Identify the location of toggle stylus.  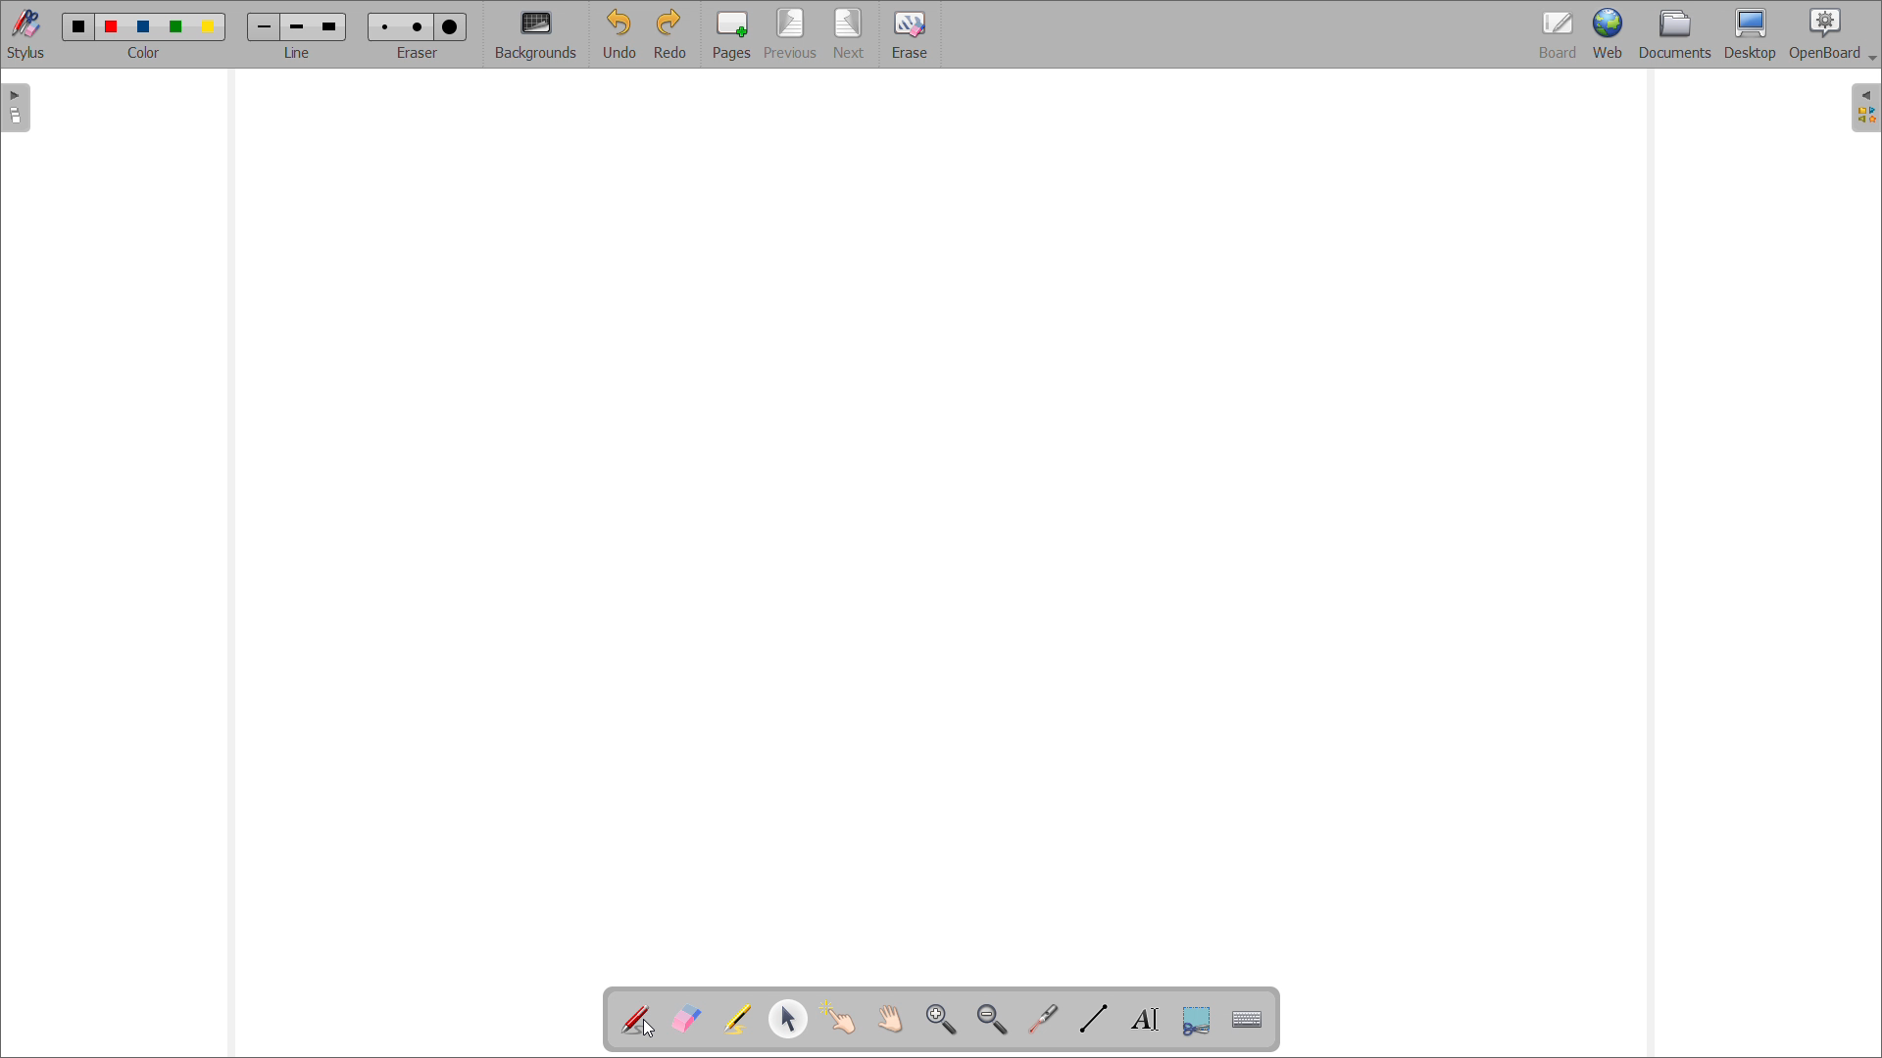
(26, 33).